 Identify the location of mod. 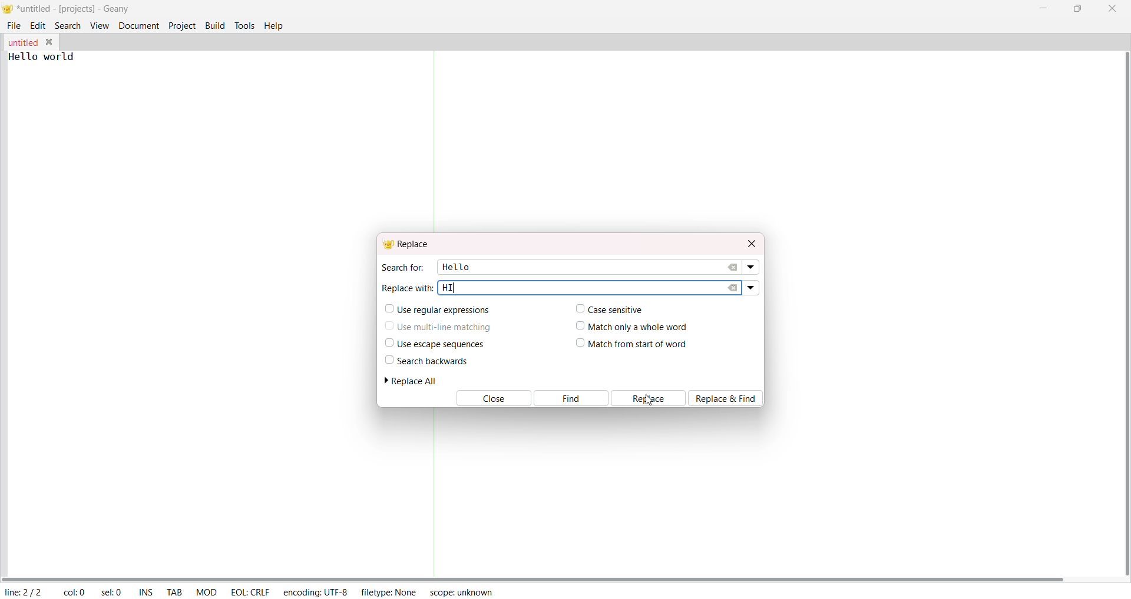
(207, 591).